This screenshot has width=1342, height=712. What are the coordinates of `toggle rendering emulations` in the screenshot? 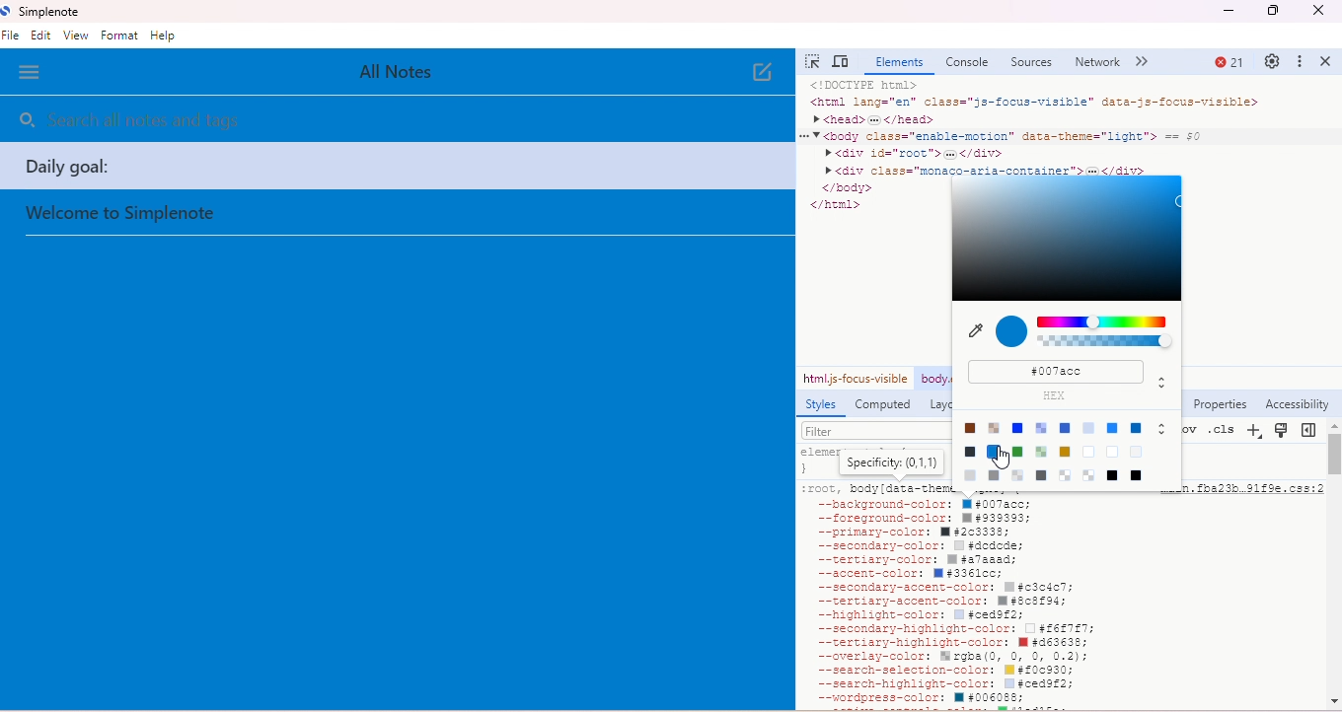 It's located at (1283, 432).